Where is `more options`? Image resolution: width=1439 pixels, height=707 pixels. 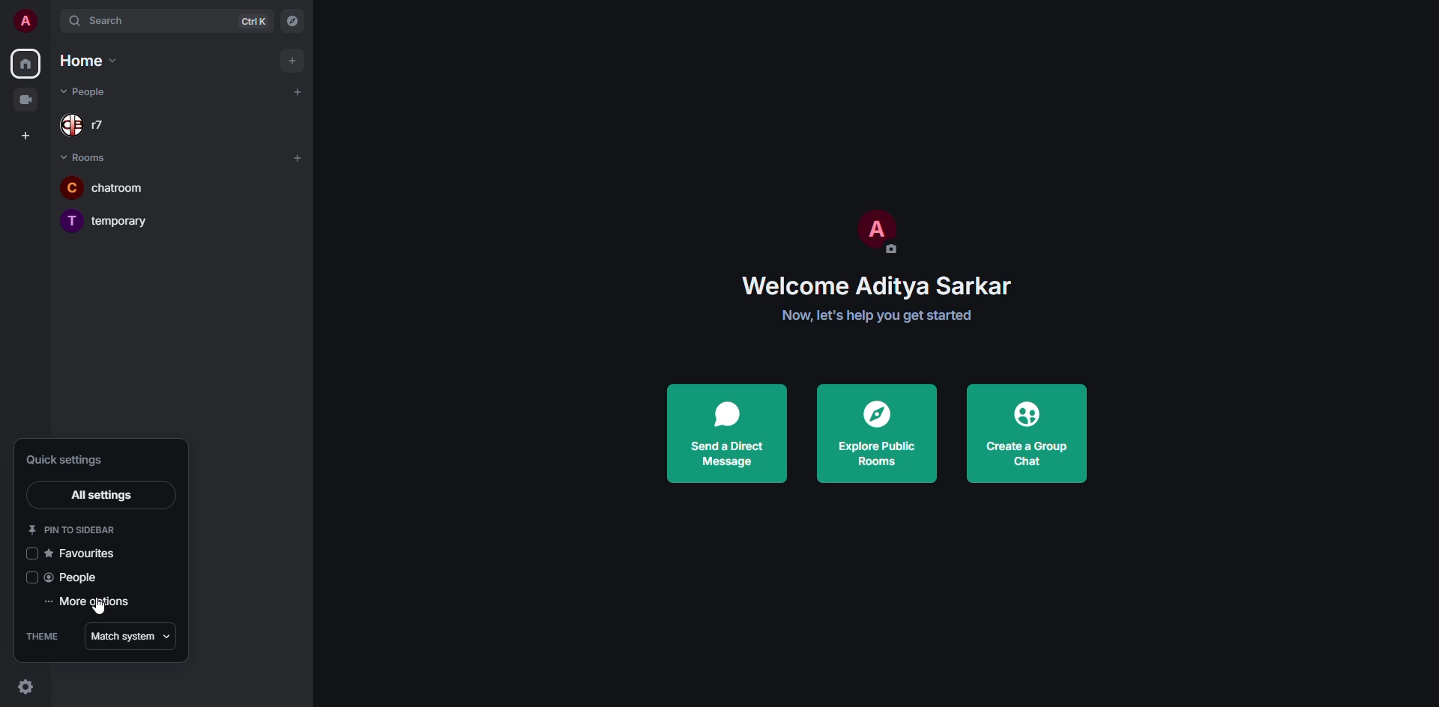
more options is located at coordinates (91, 604).